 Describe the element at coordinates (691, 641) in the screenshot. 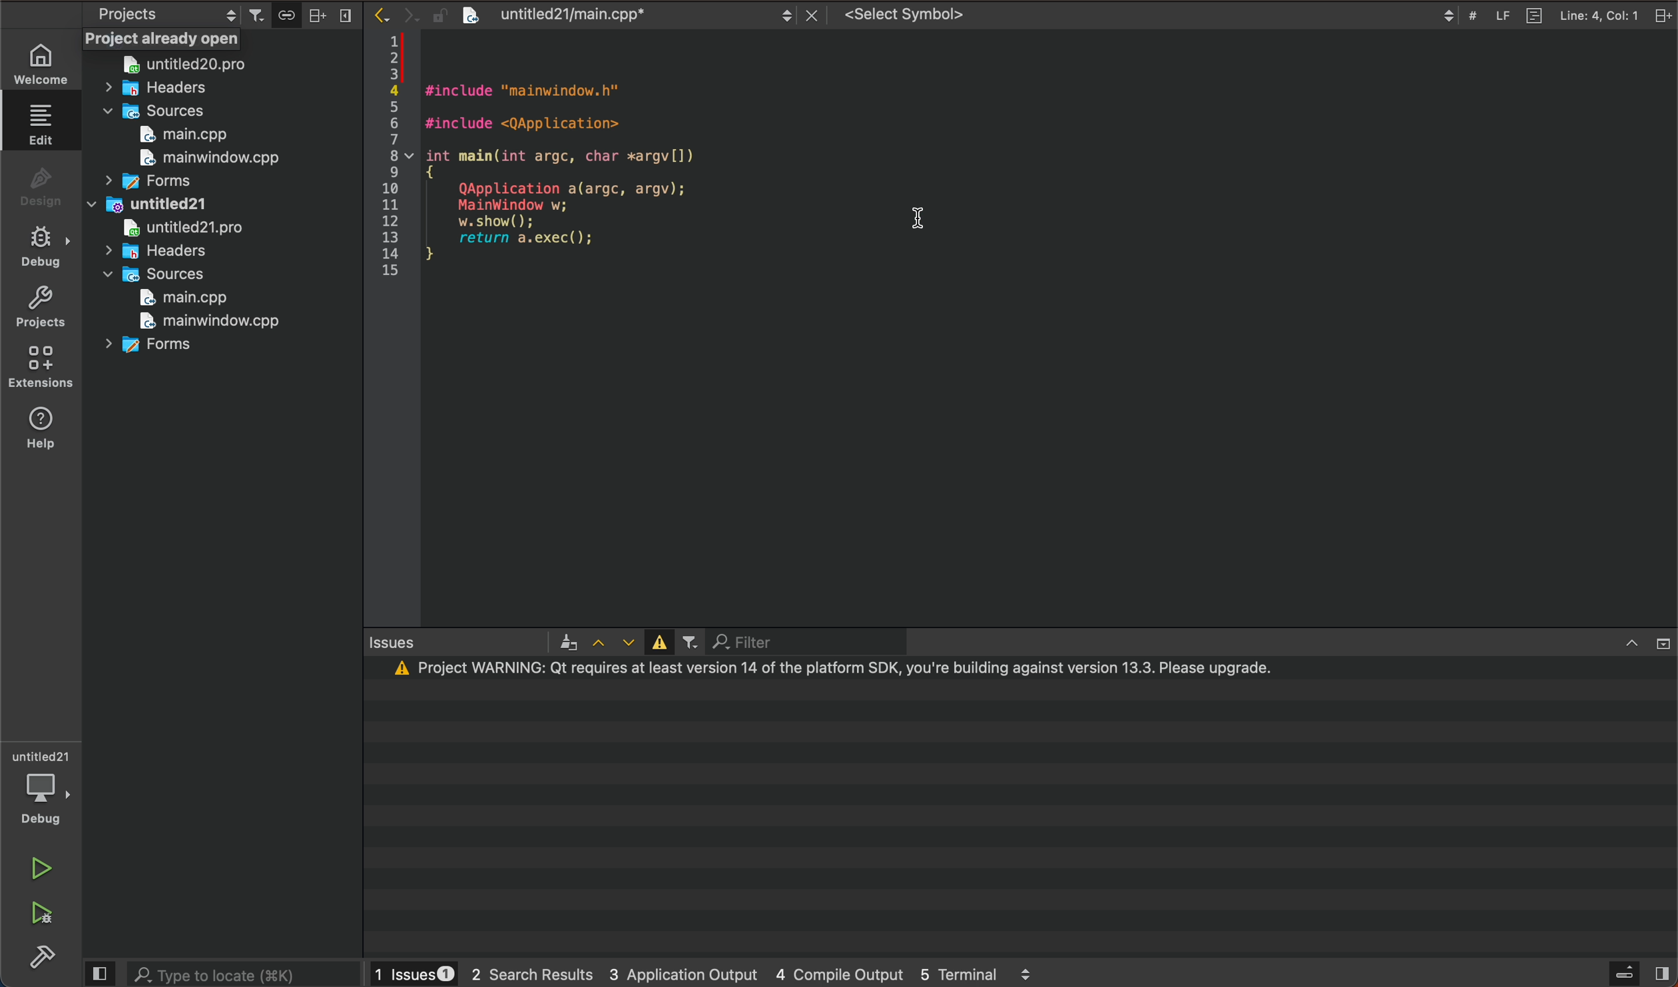

I see `filter` at that location.